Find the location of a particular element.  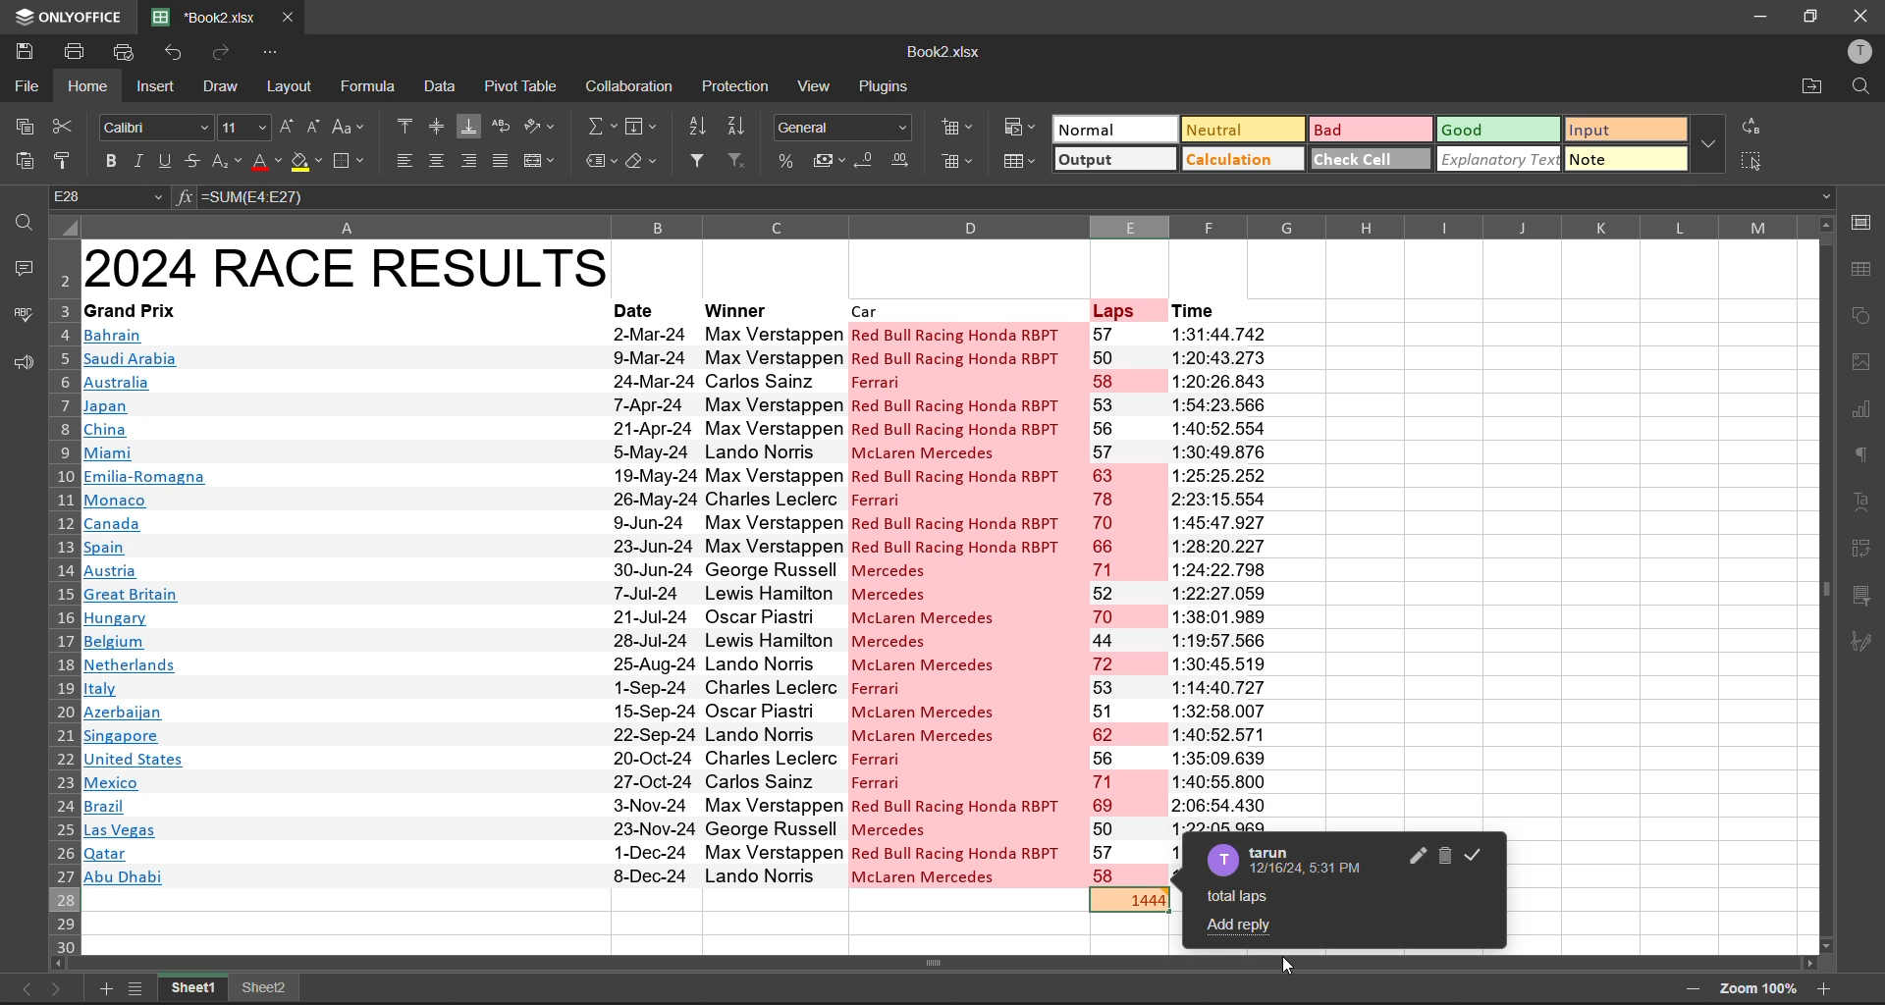

sort descending is located at coordinates (742, 125).